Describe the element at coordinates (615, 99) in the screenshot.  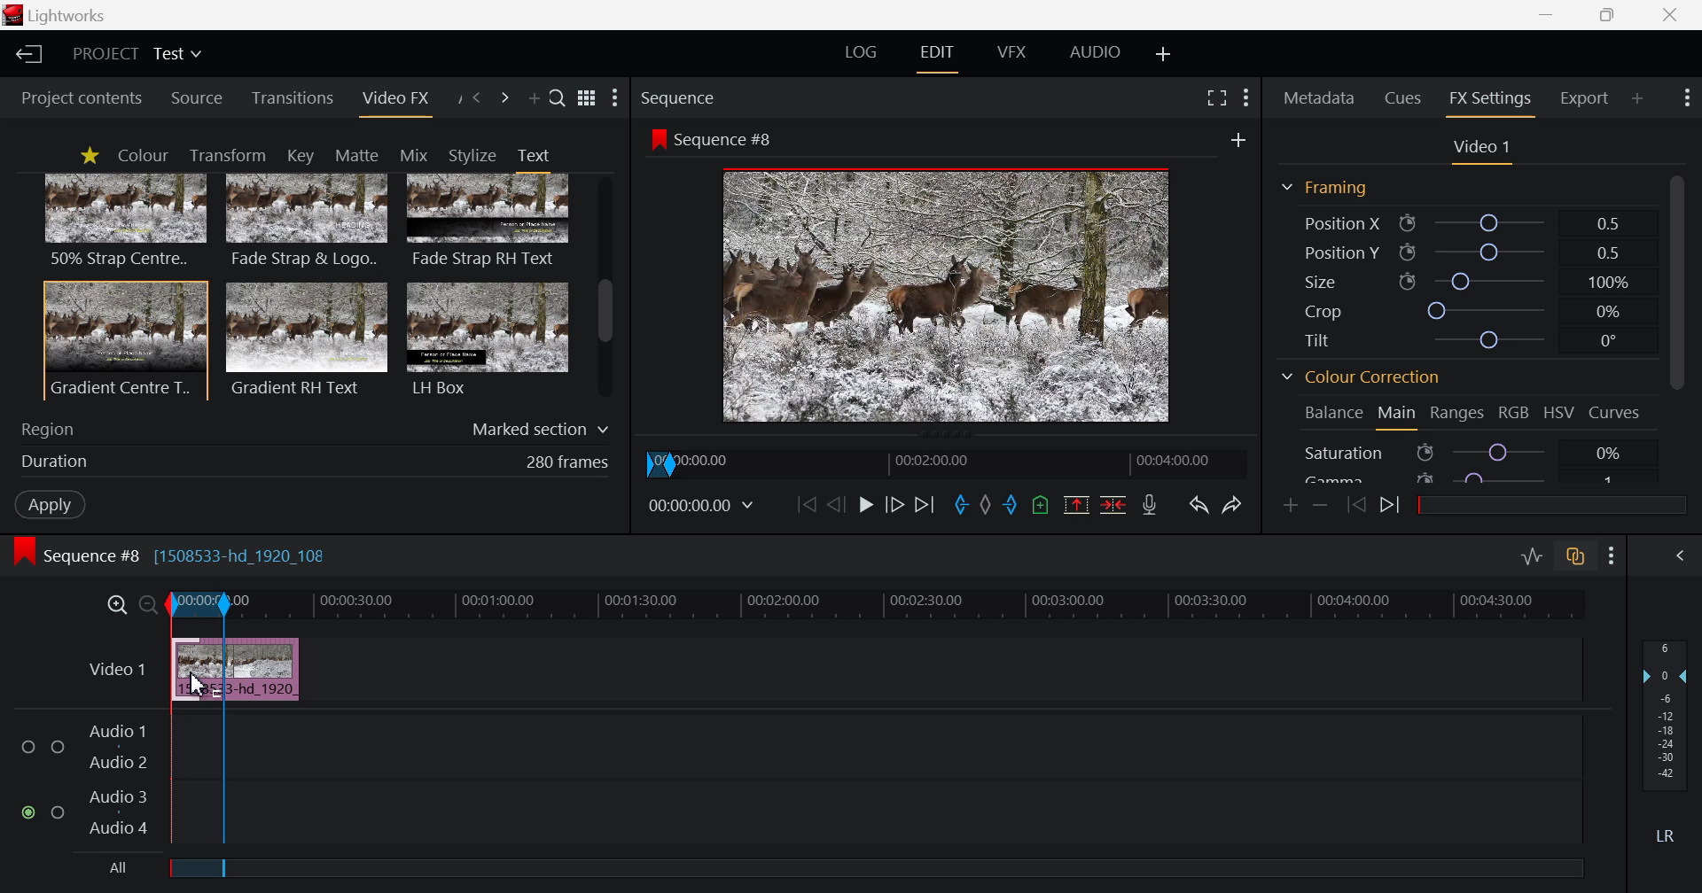
I see `Show Settings` at that location.